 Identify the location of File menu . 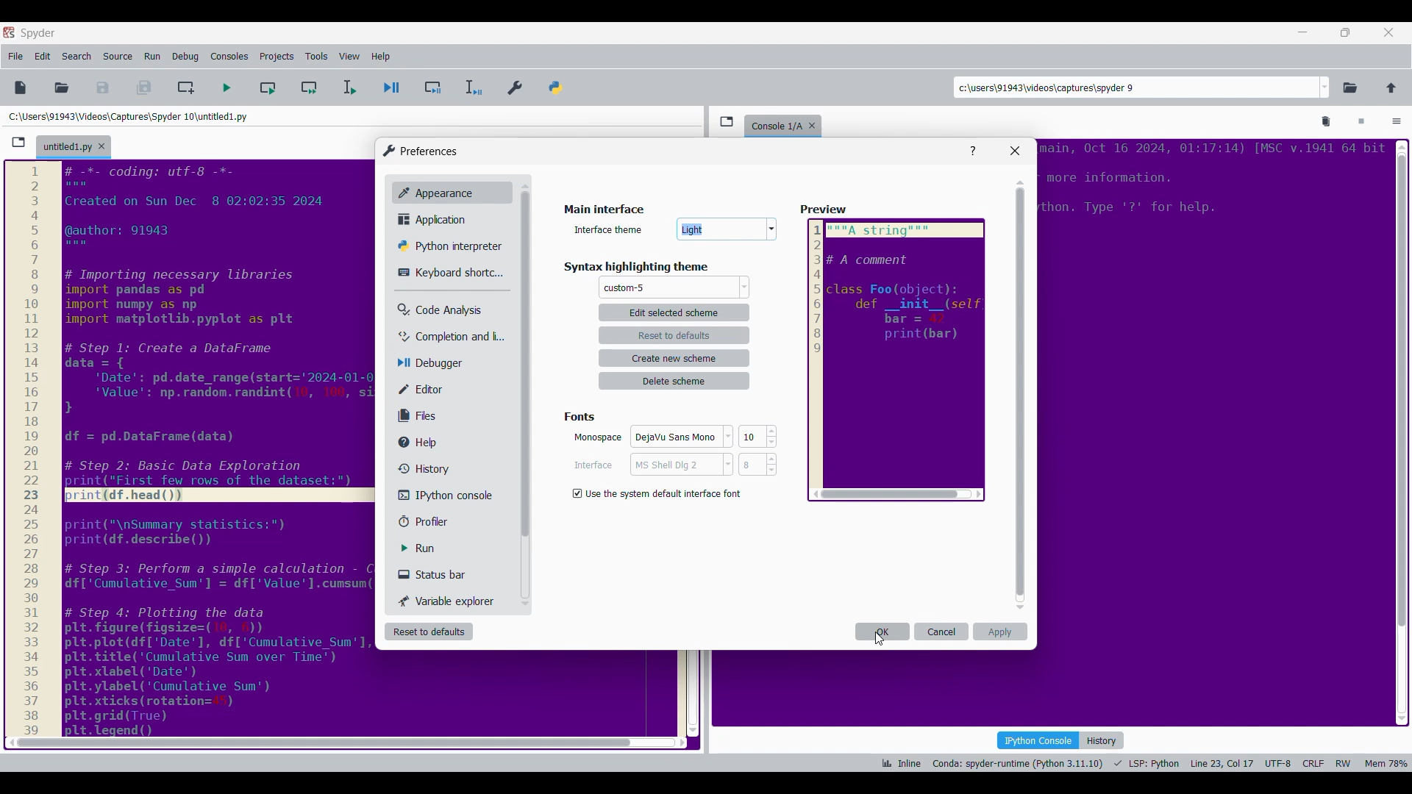
(15, 57).